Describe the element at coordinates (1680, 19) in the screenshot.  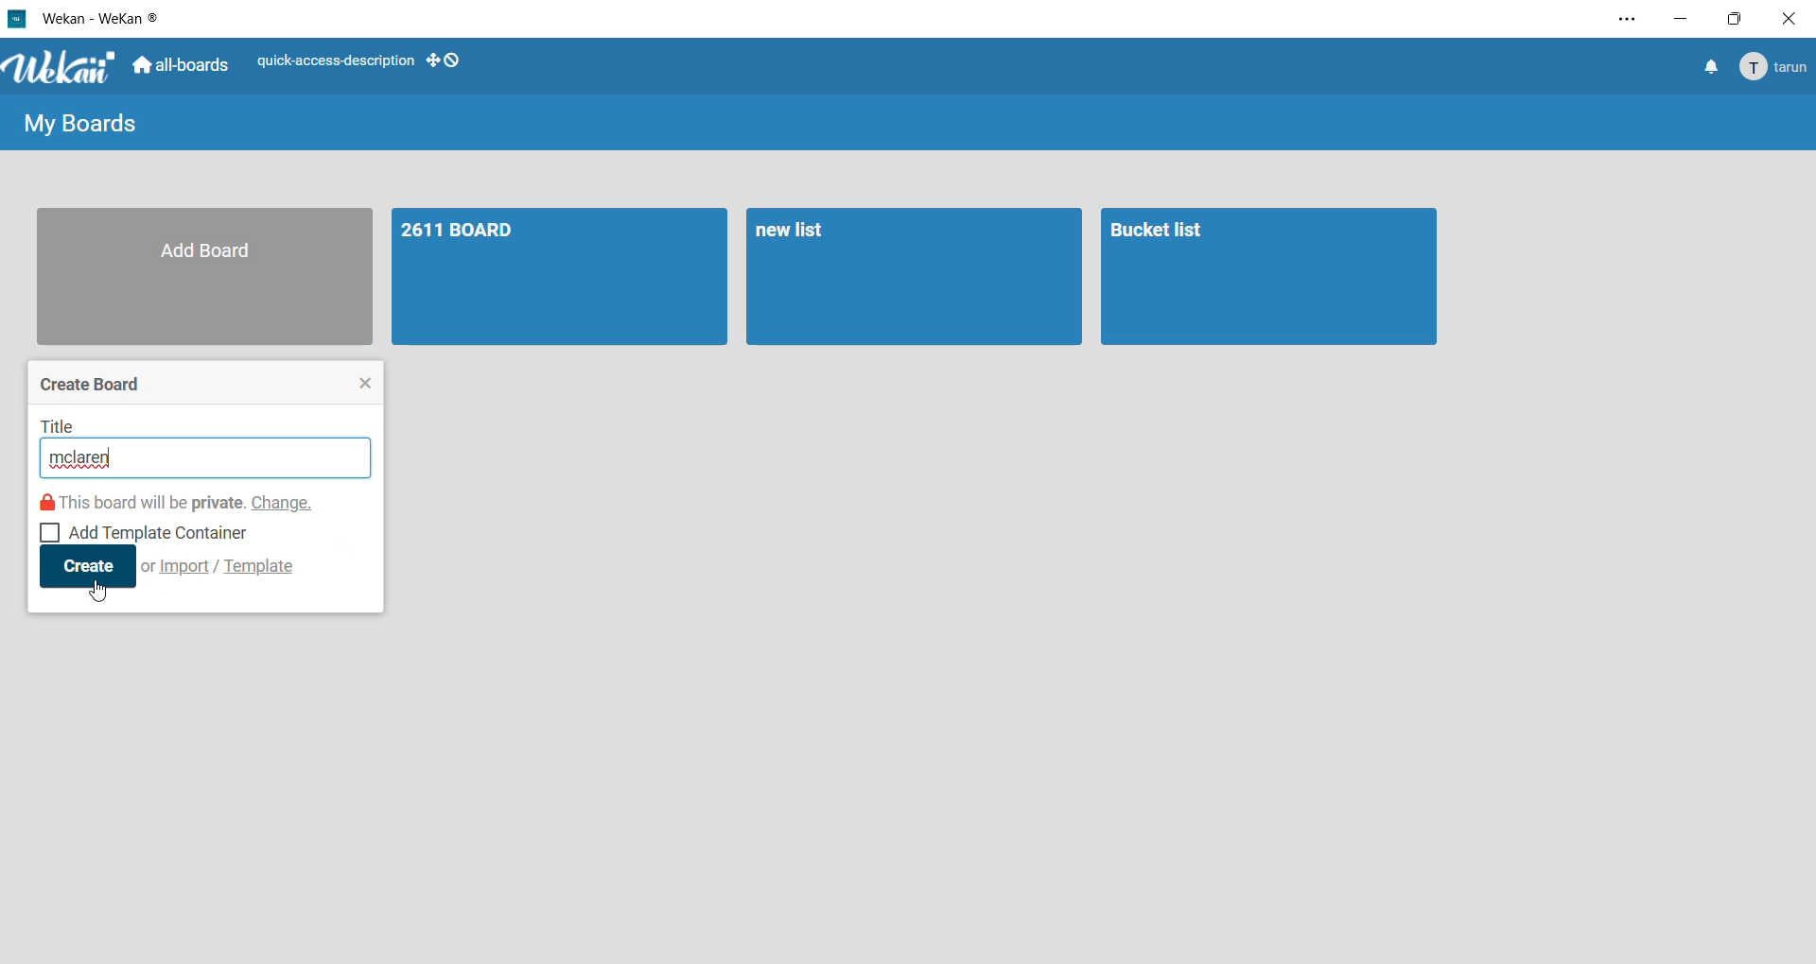
I see `minimize` at that location.